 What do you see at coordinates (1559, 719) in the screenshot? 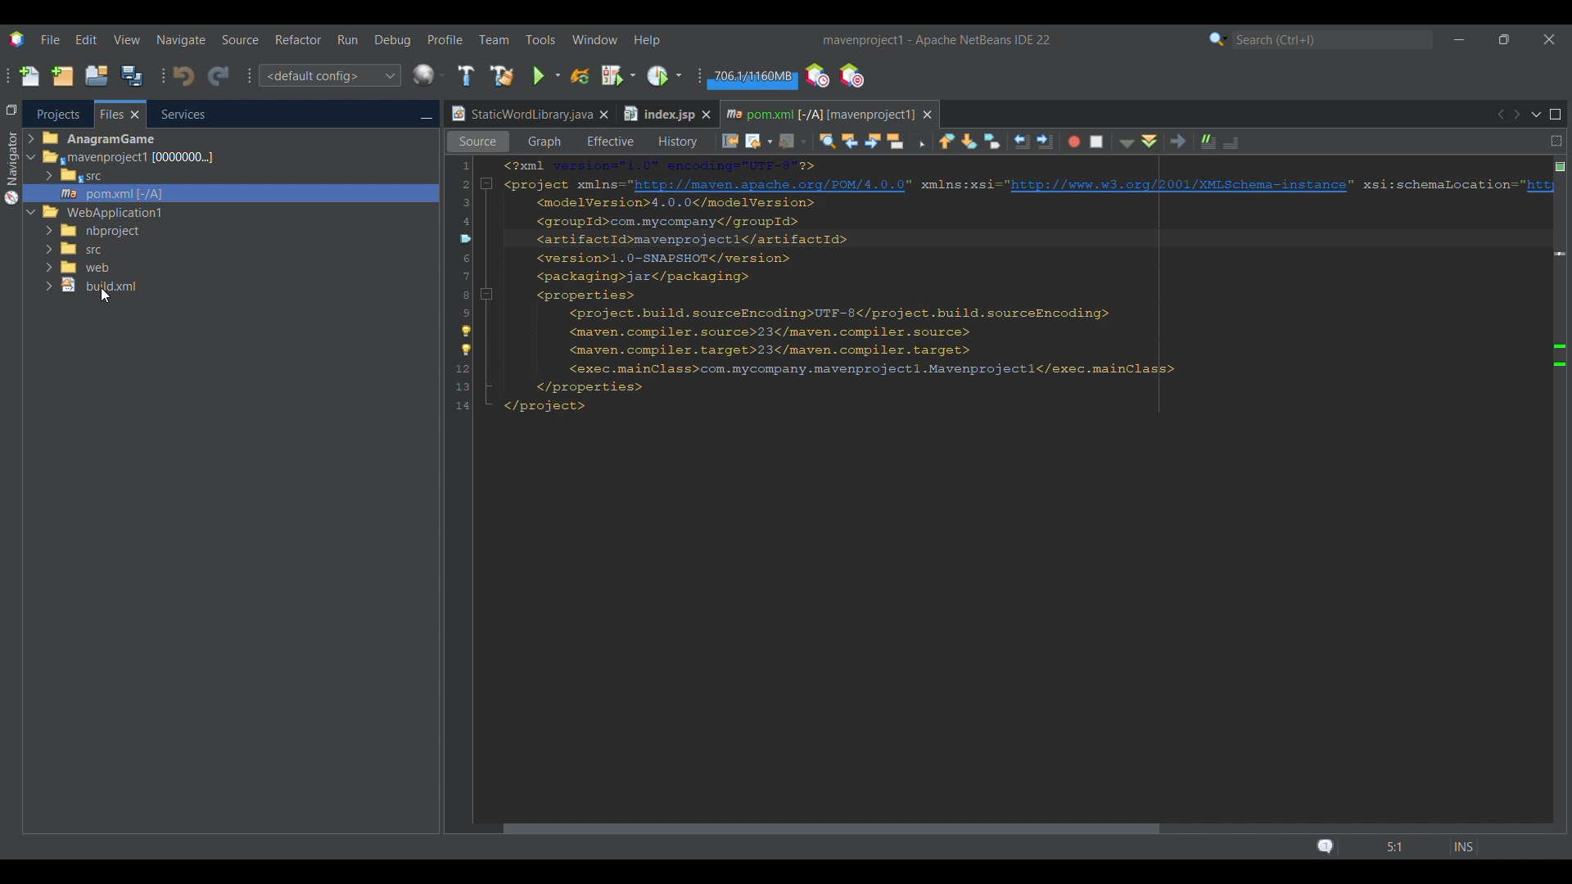
I see `Markers` at bounding box center [1559, 719].